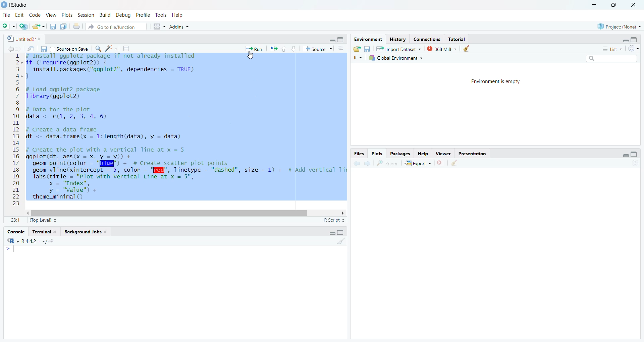 Image resolution: width=644 pixels, height=342 pixels. I want to click on + Addins ~, so click(182, 26).